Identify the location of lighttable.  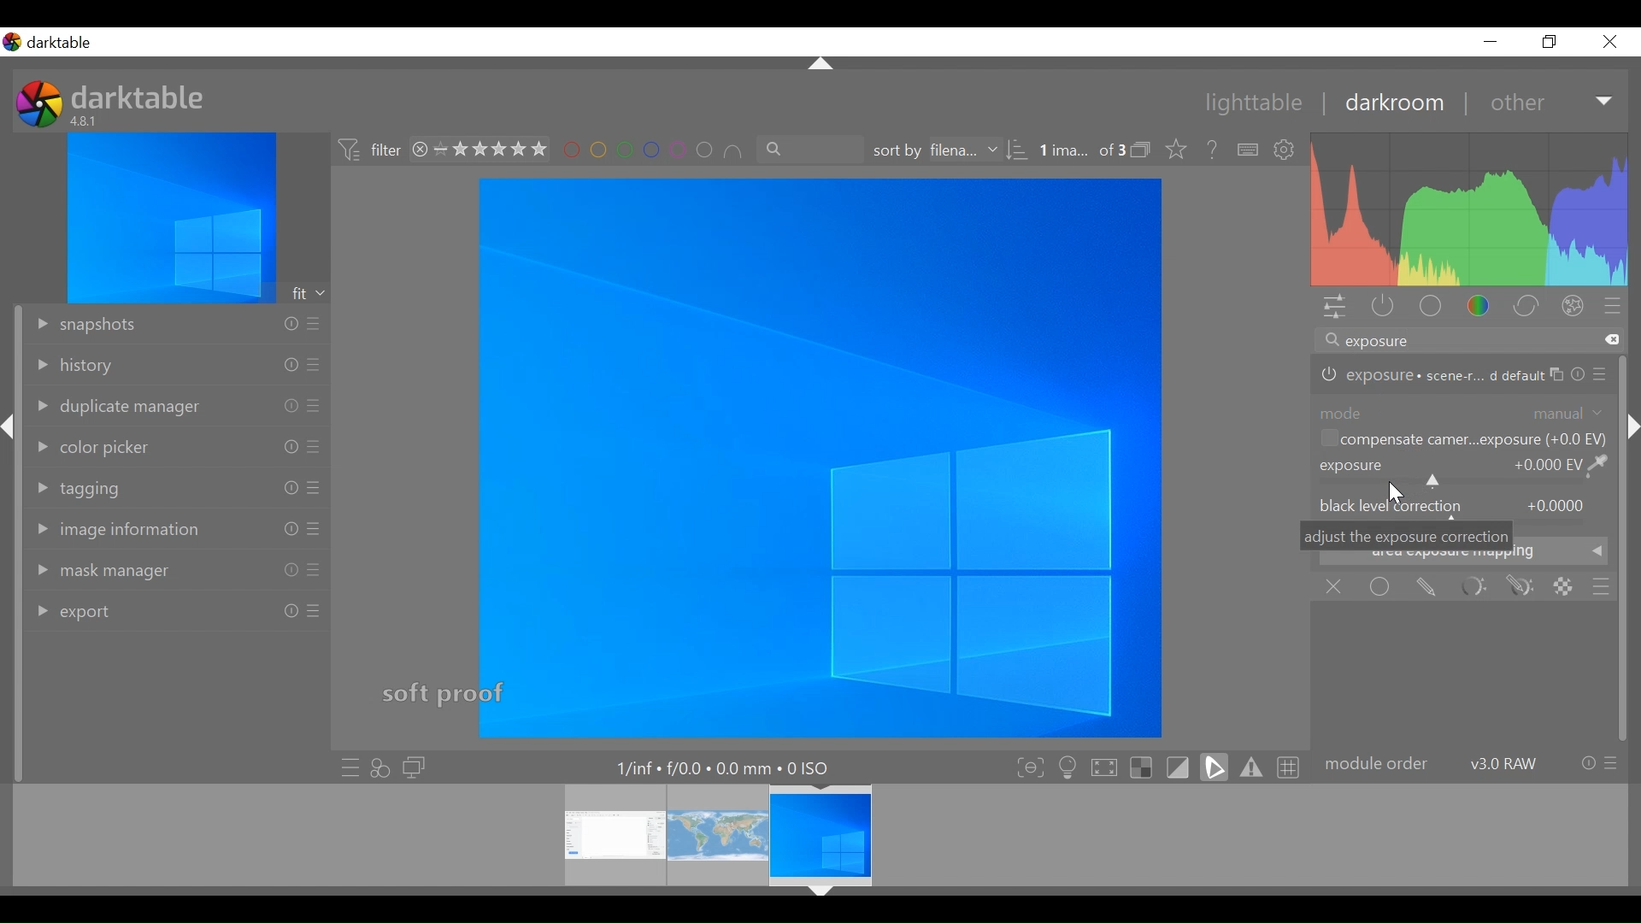
(1252, 104).